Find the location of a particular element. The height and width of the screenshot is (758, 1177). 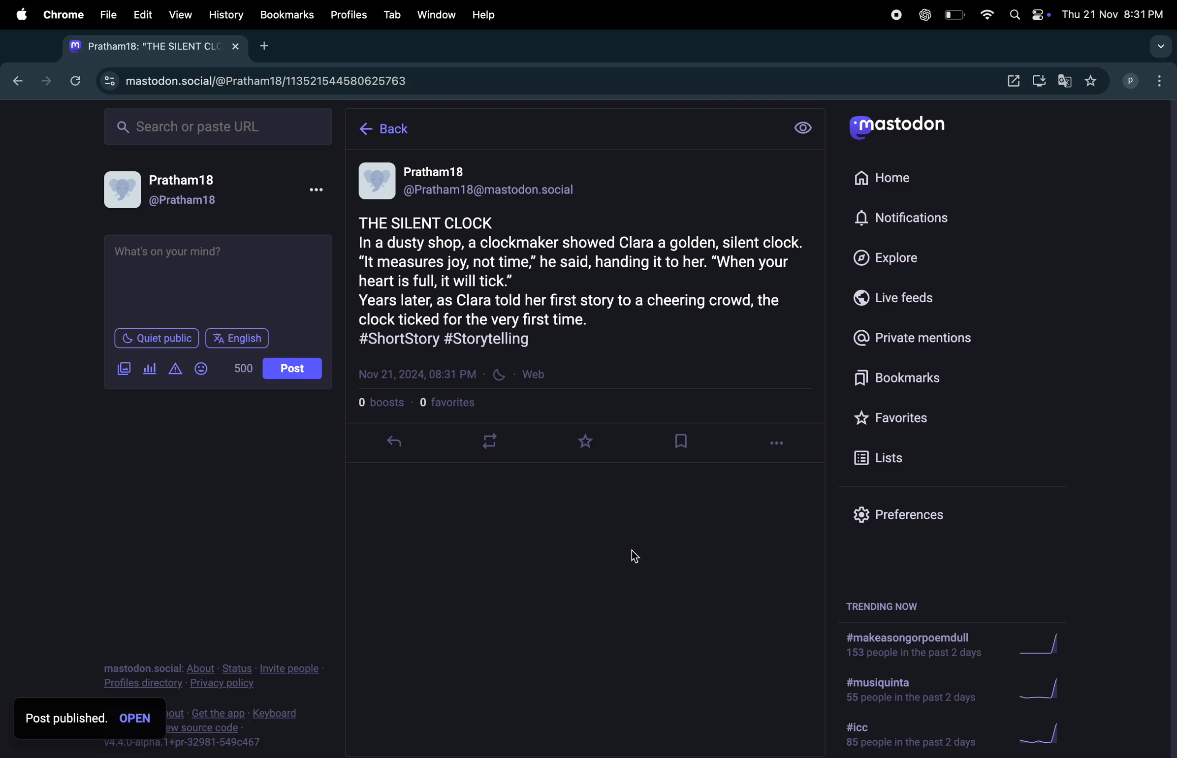

mastadon profile url is located at coordinates (256, 82).